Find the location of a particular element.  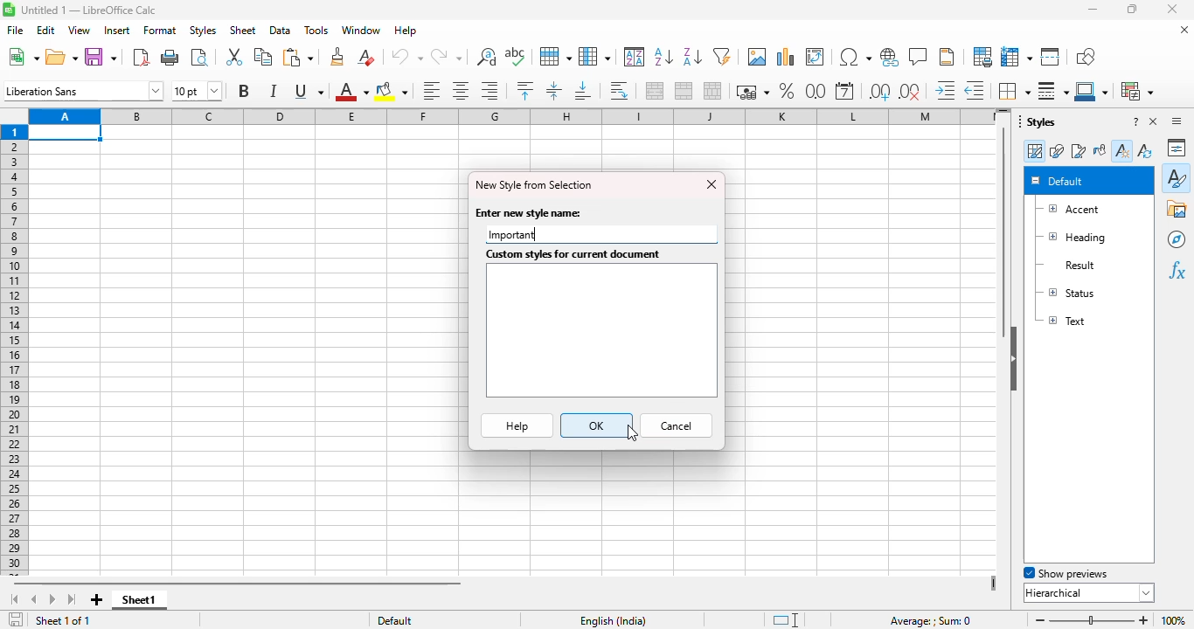

align bottom is located at coordinates (581, 91).